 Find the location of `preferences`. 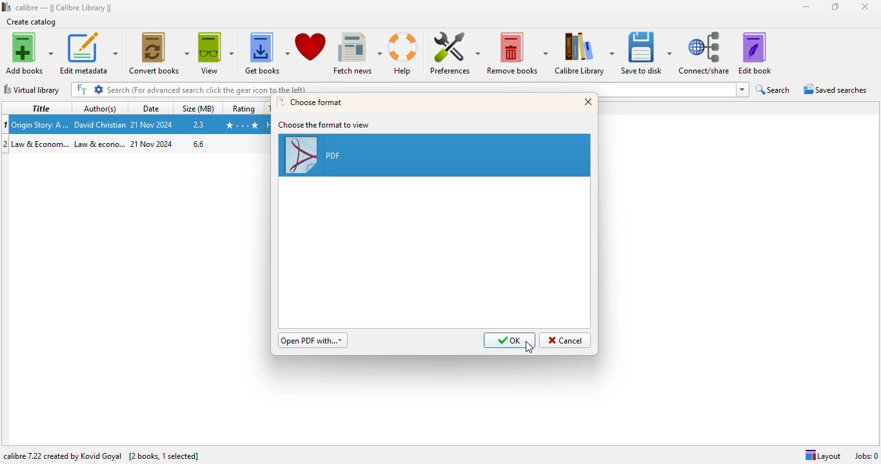

preferences is located at coordinates (453, 53).